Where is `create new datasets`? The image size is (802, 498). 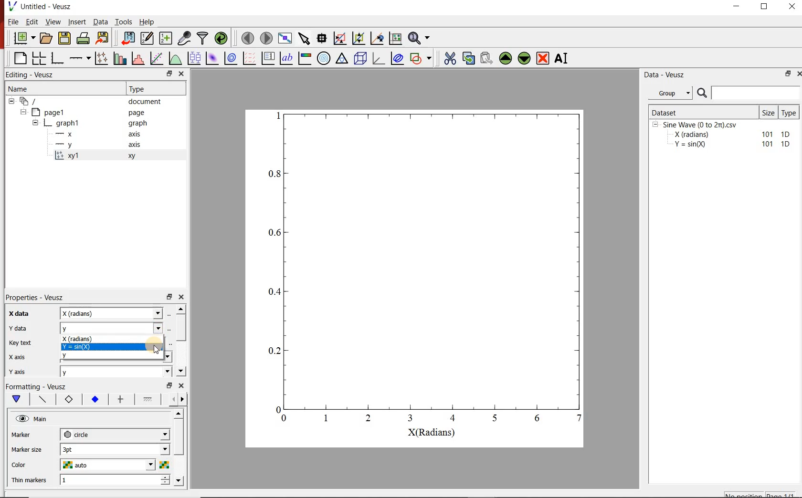
create new datasets is located at coordinates (166, 38).